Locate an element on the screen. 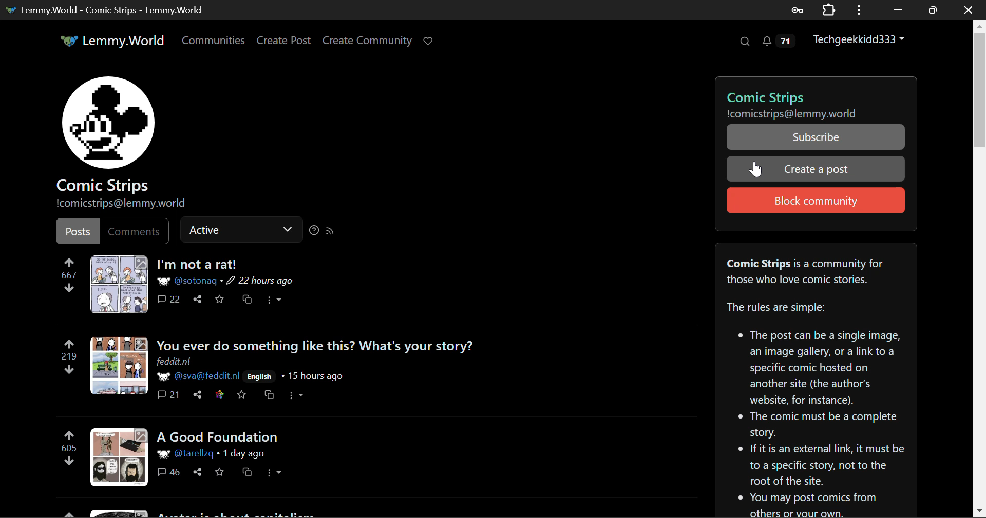 The width and height of the screenshot is (986, 518). !comicstrips@lemmy.world is located at coordinates (120, 203).